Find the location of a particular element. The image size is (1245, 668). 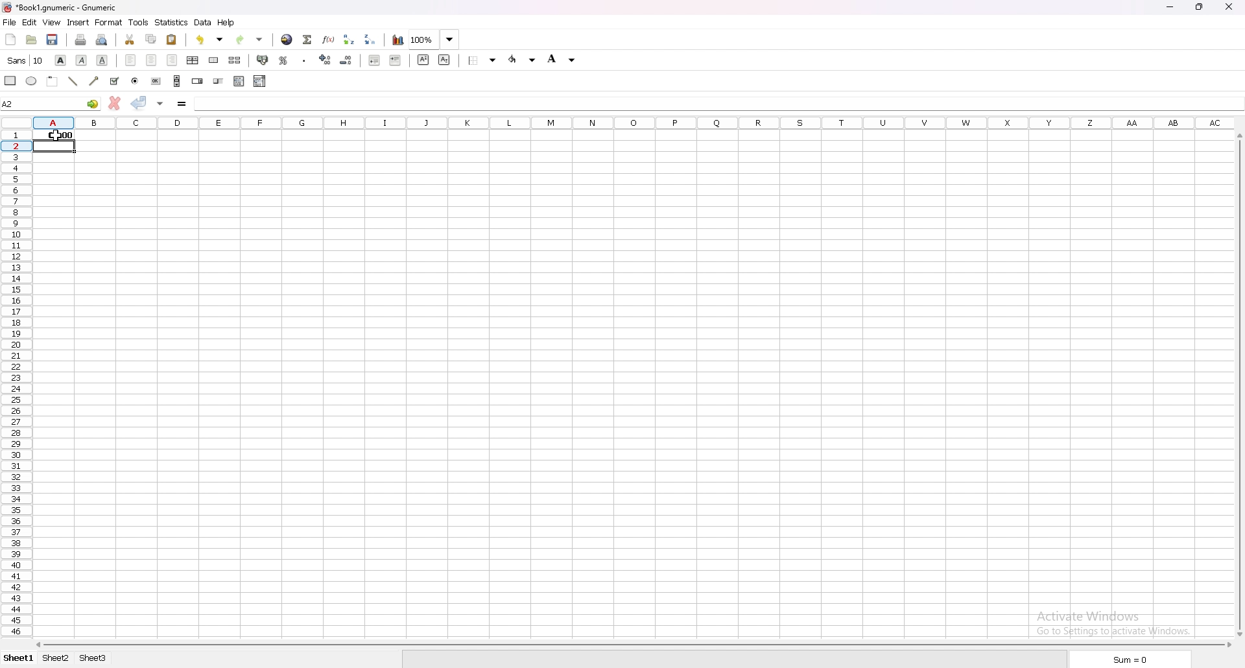

increase indent is located at coordinates (396, 60).